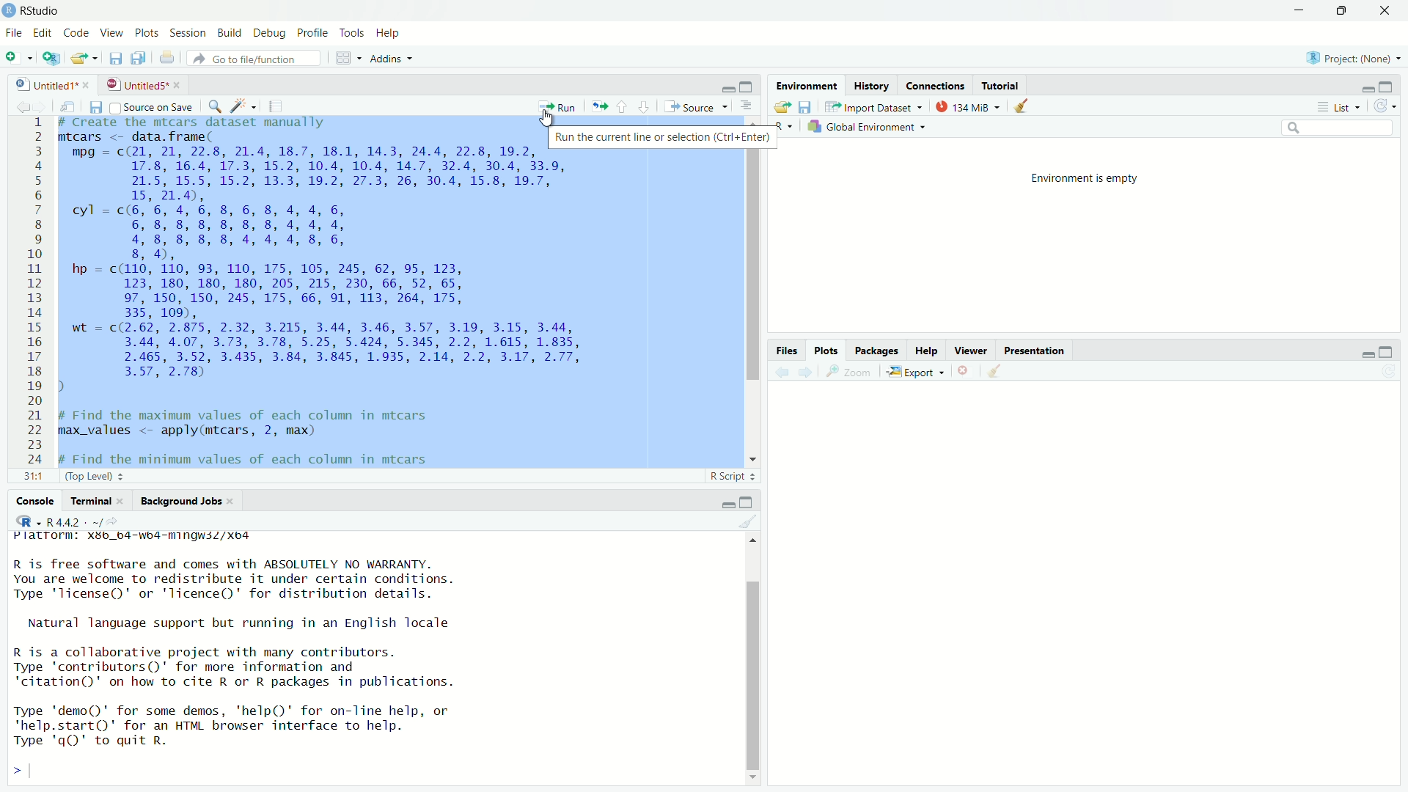 This screenshot has width=1408, height=792. Describe the element at coordinates (90, 502) in the screenshot. I see `Terminal` at that location.